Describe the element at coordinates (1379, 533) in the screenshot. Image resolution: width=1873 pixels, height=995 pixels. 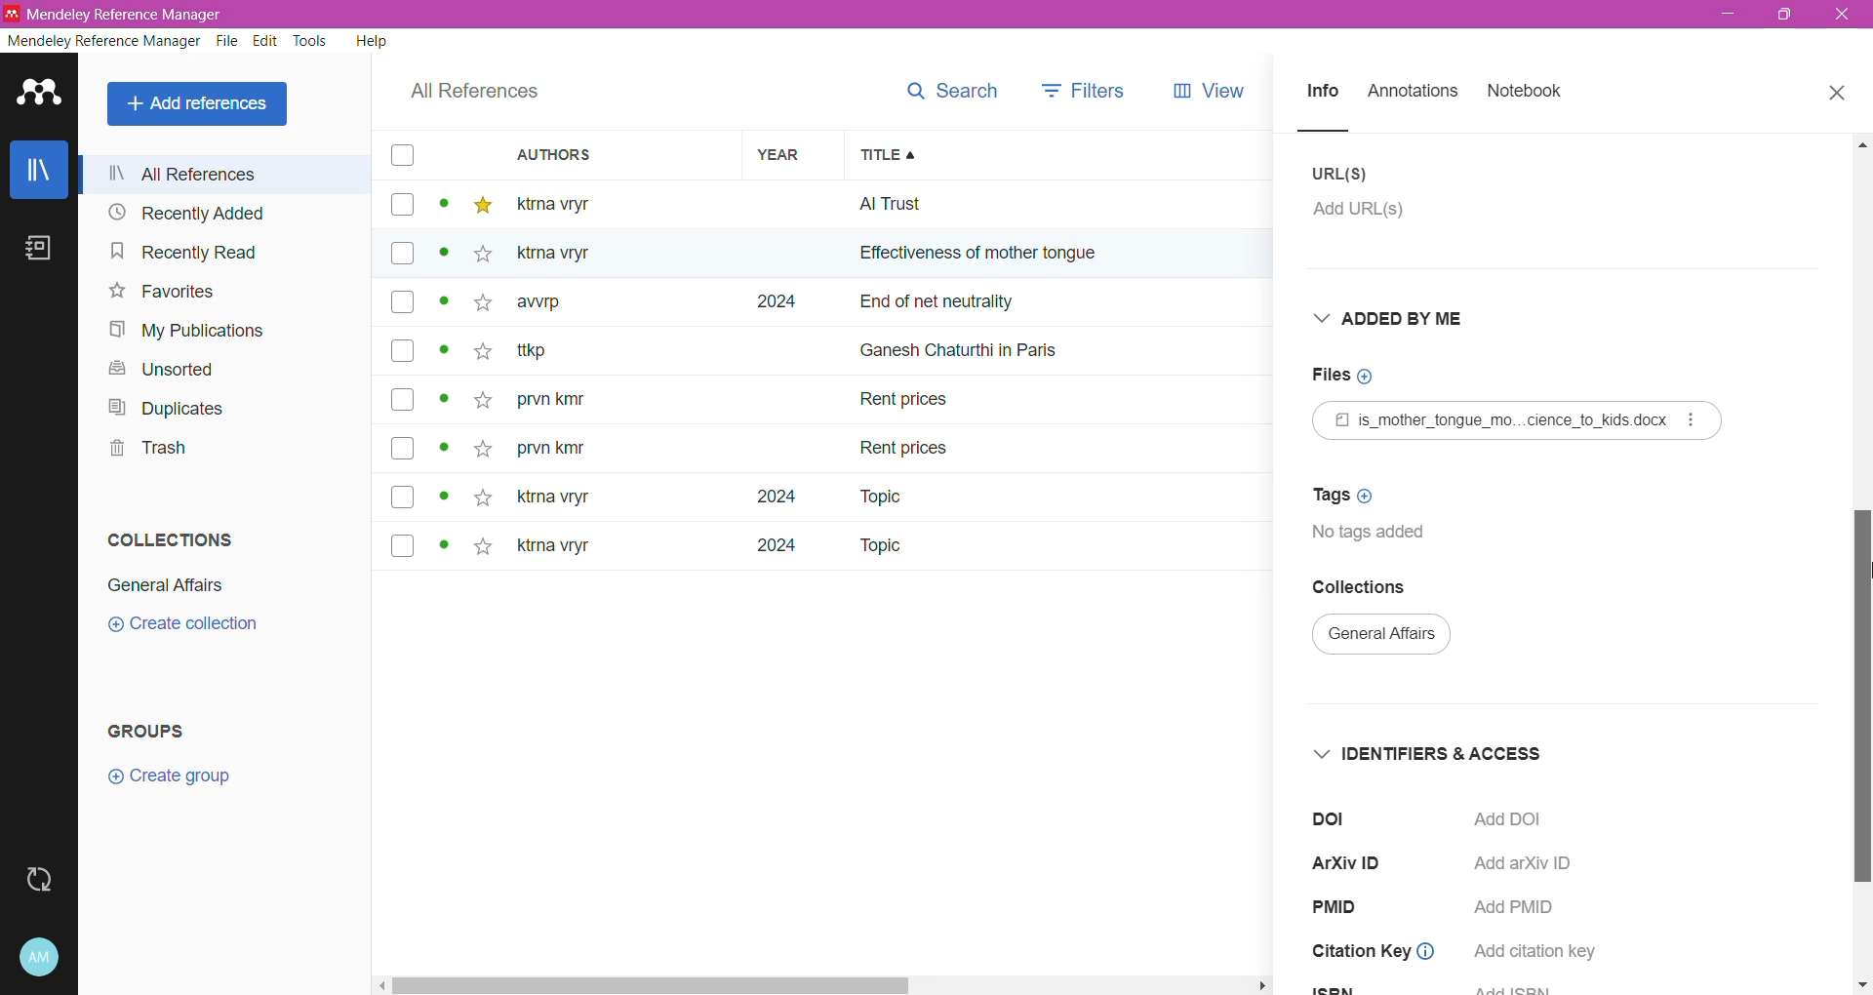
I see `No tags added` at that location.